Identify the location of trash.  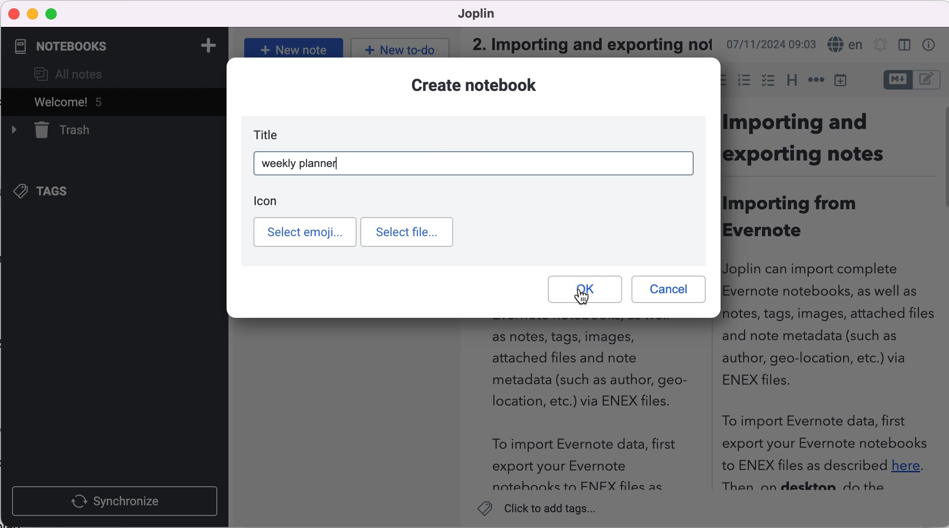
(65, 130).